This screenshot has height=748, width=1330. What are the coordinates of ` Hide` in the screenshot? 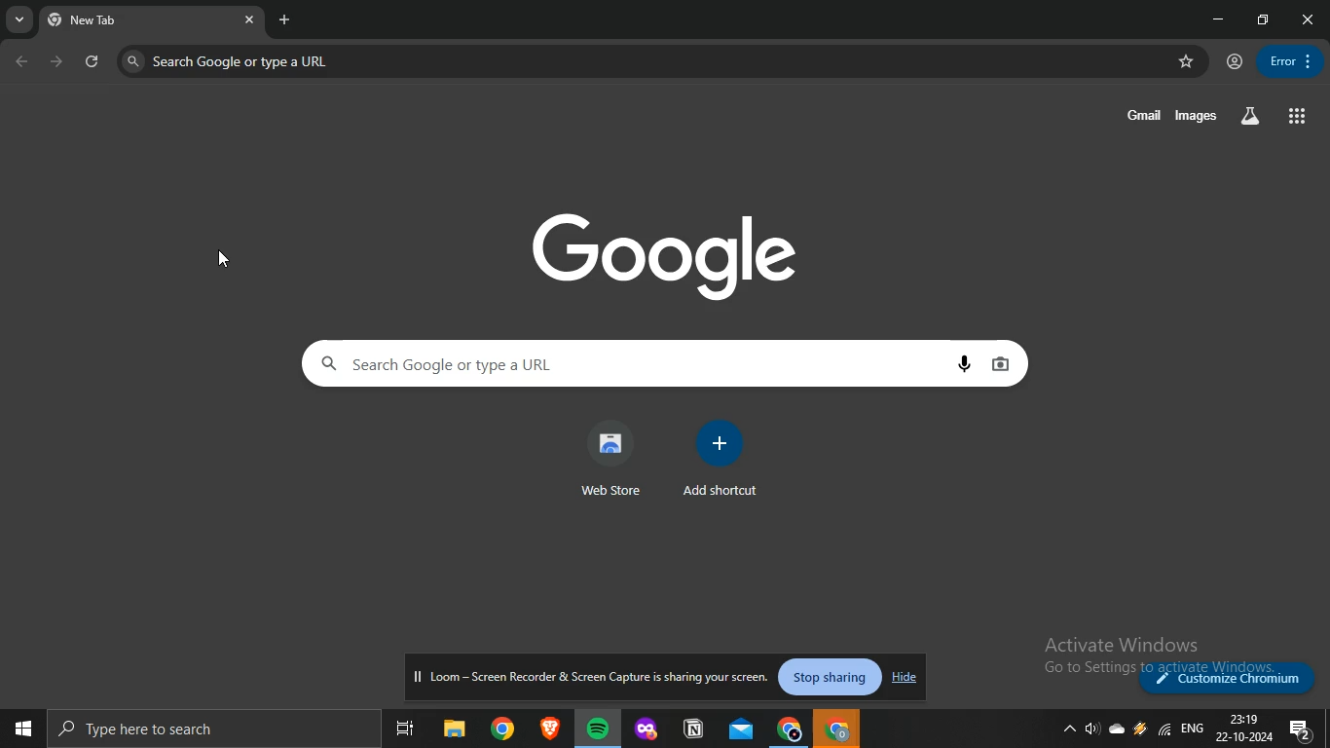 It's located at (902, 679).